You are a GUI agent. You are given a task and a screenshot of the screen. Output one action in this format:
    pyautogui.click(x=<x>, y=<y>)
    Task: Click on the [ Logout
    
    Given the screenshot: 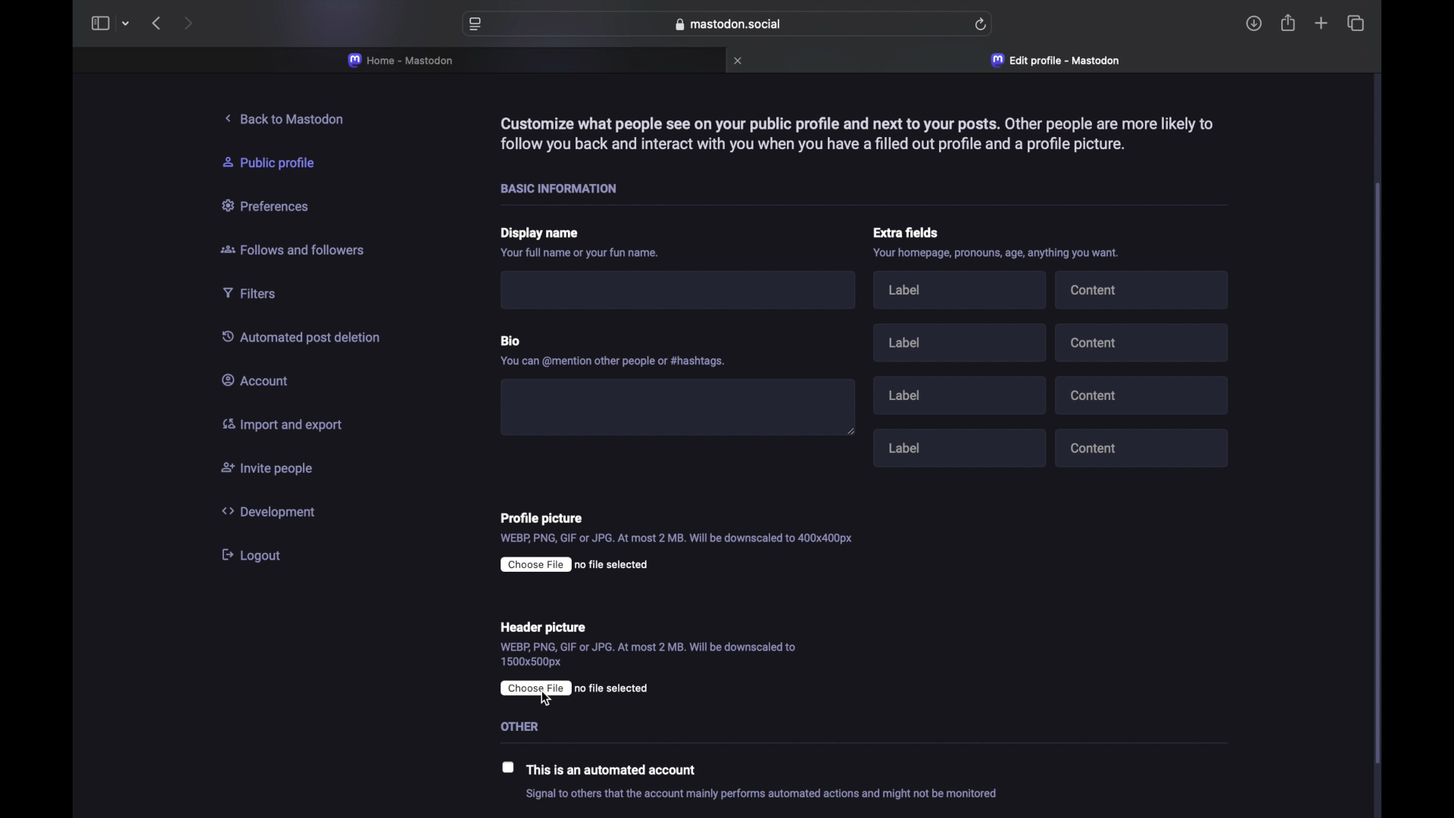 What is the action you would take?
    pyautogui.click(x=257, y=554)
    